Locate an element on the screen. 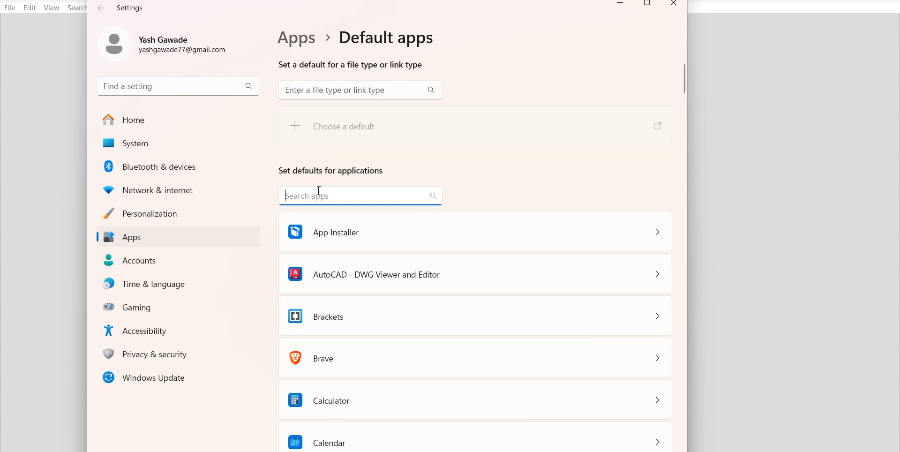  Network & Internet is located at coordinates (179, 188).